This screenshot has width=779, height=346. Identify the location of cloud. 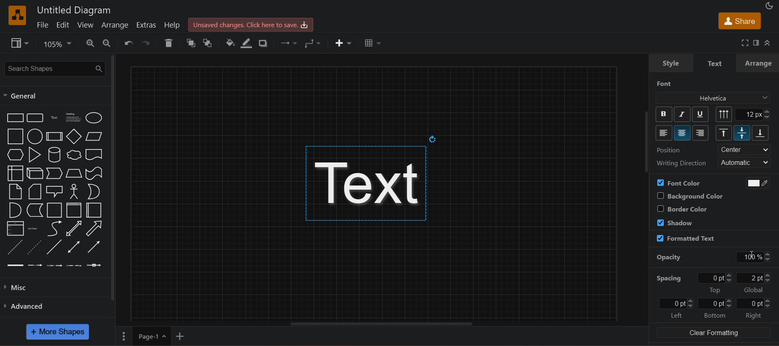
(74, 155).